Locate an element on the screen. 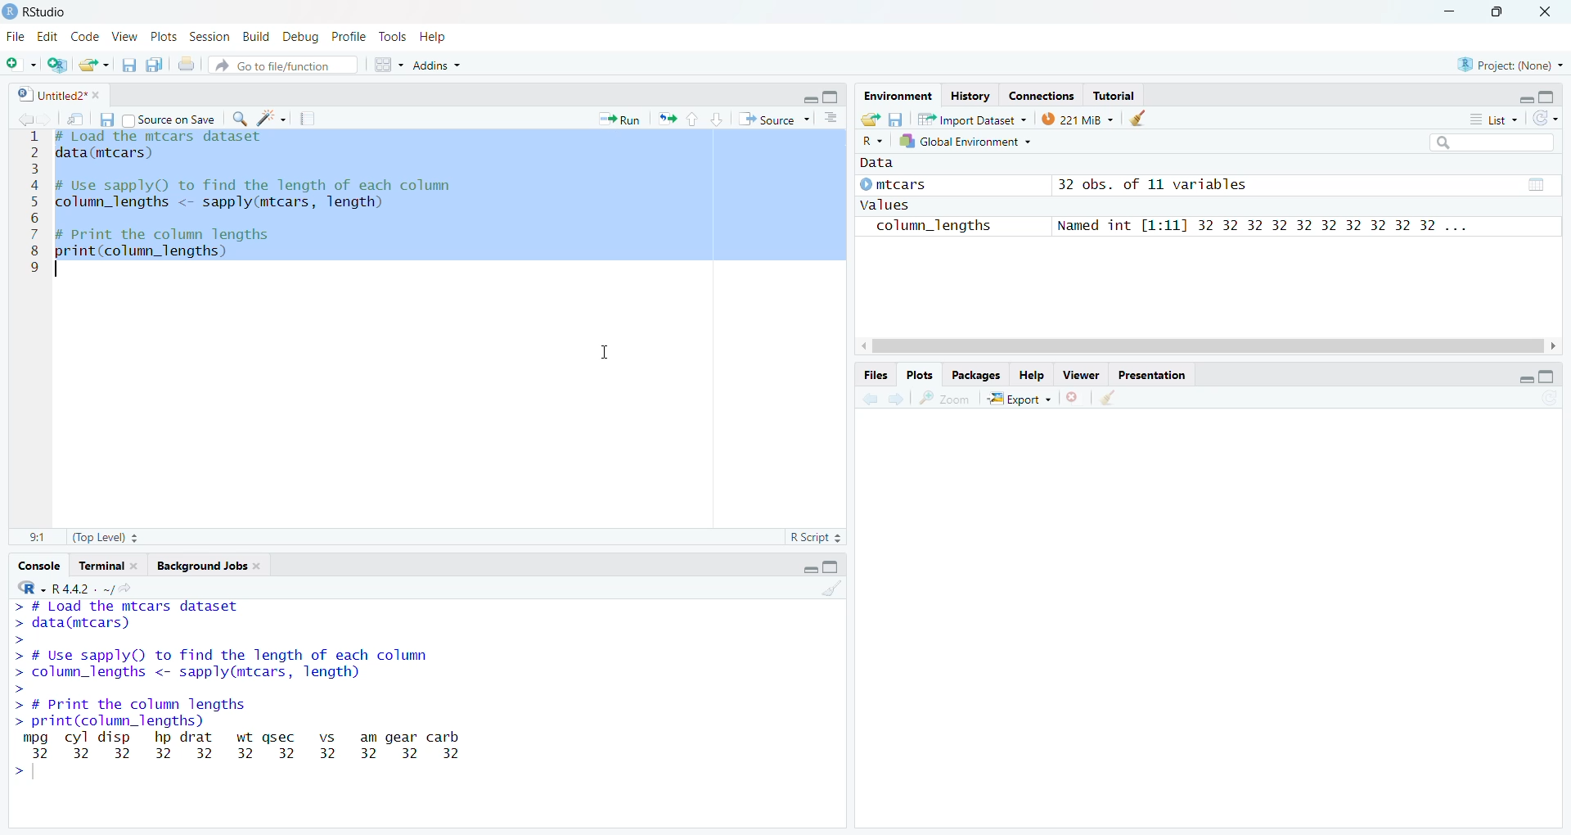 This screenshot has height=835, width=1571. Full Height is located at coordinates (1548, 376).